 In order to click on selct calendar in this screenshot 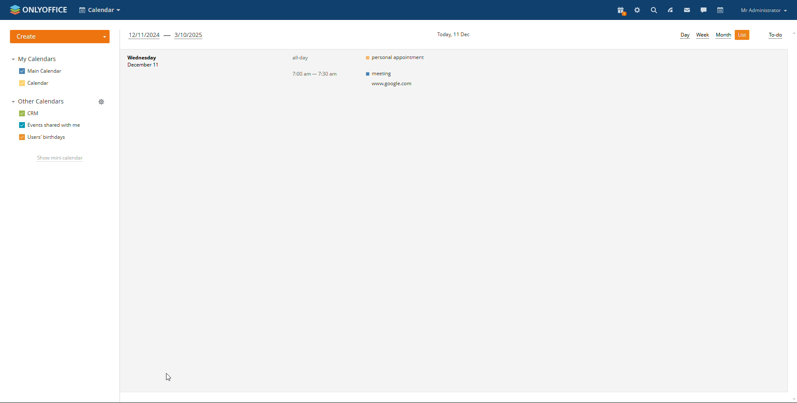, I will do `click(100, 10)`.